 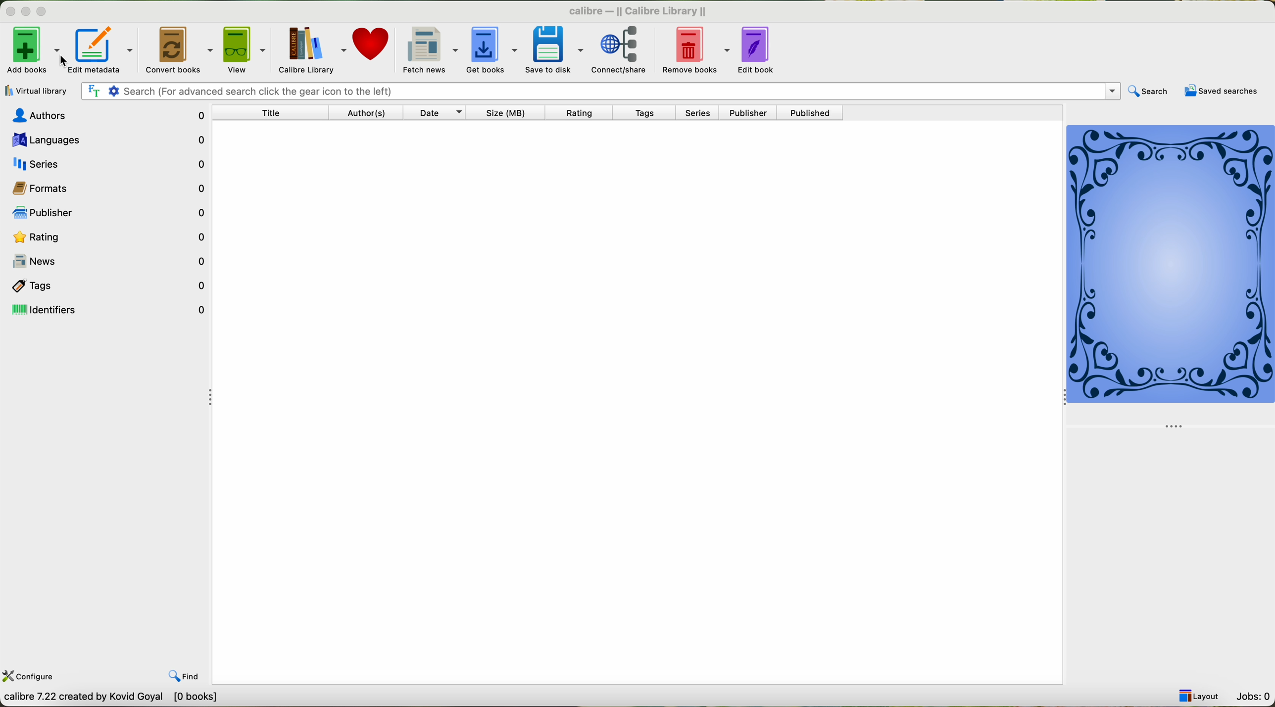 I want to click on search, so click(x=1150, y=91).